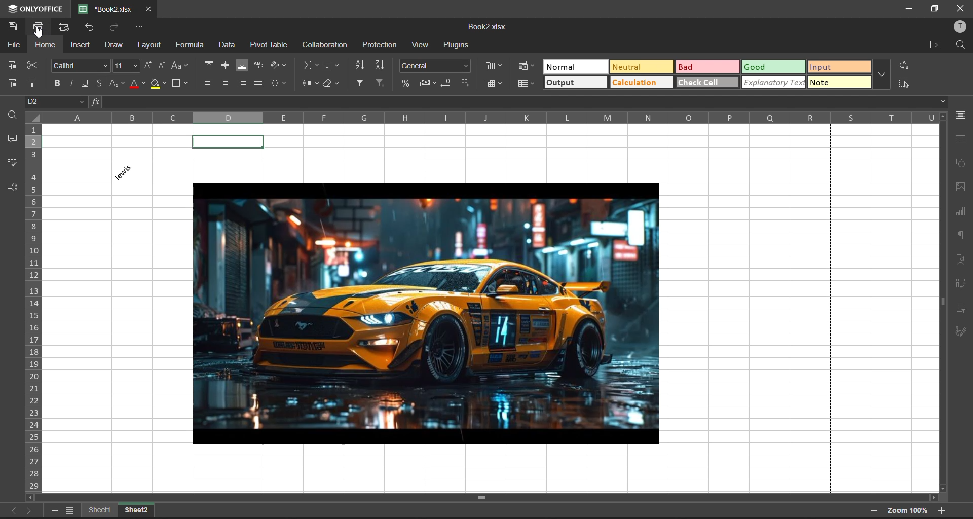 This screenshot has height=519, width=973. What do you see at coordinates (908, 512) in the screenshot?
I see `zoom factor` at bounding box center [908, 512].